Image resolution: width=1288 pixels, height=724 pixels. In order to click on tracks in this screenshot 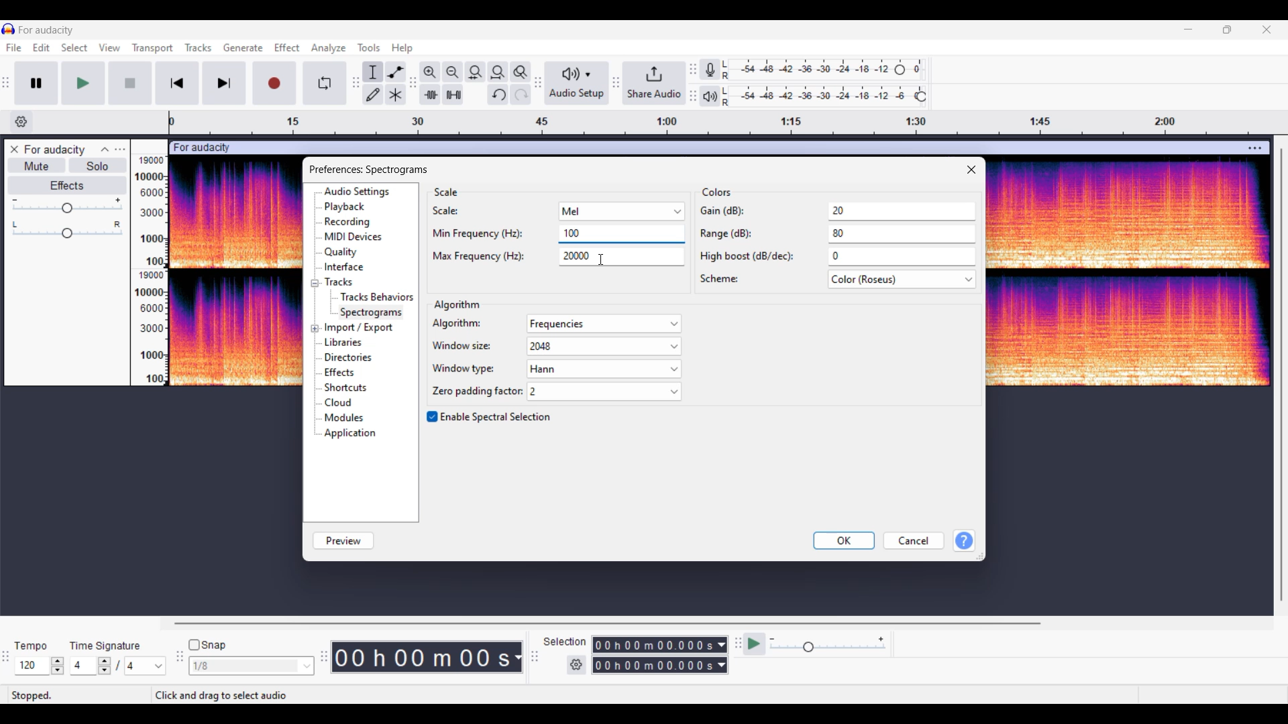, I will do `click(342, 282)`.